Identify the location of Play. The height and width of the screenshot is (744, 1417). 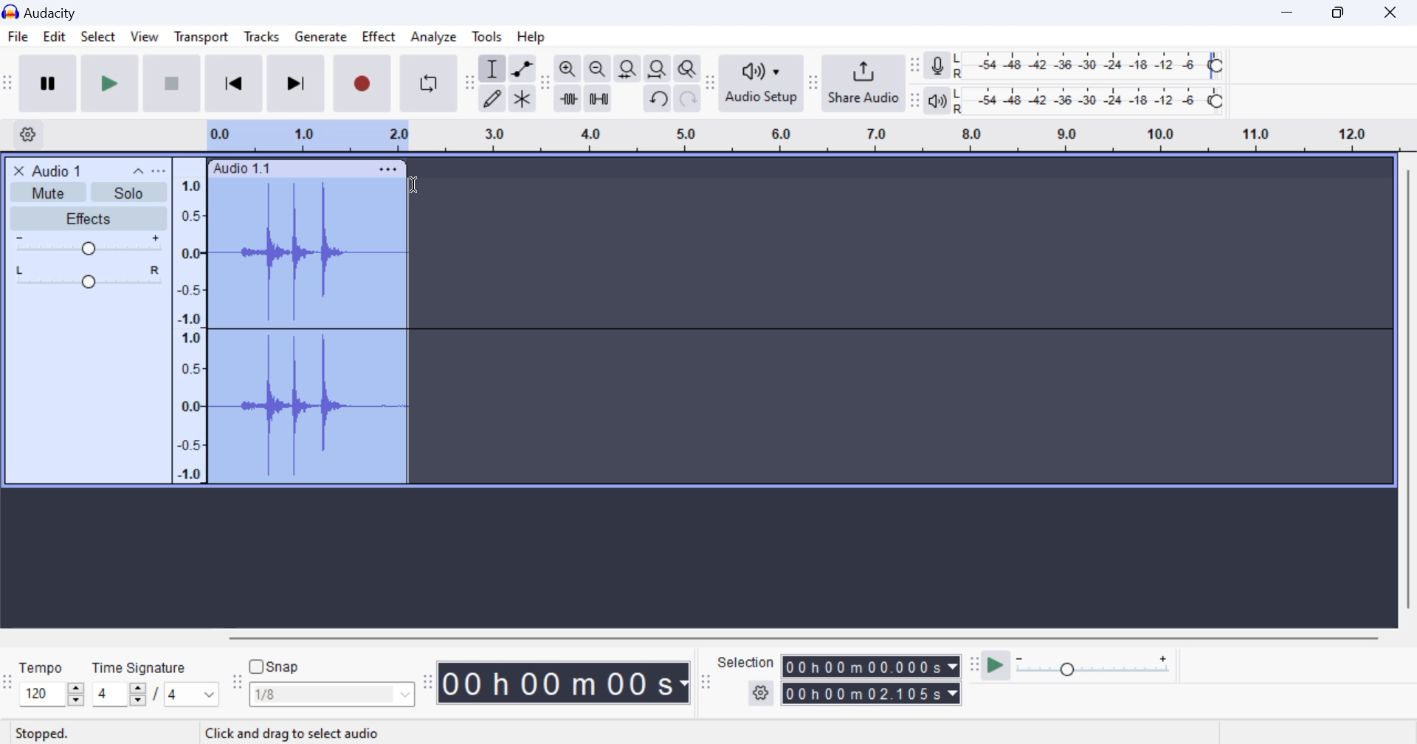
(111, 83).